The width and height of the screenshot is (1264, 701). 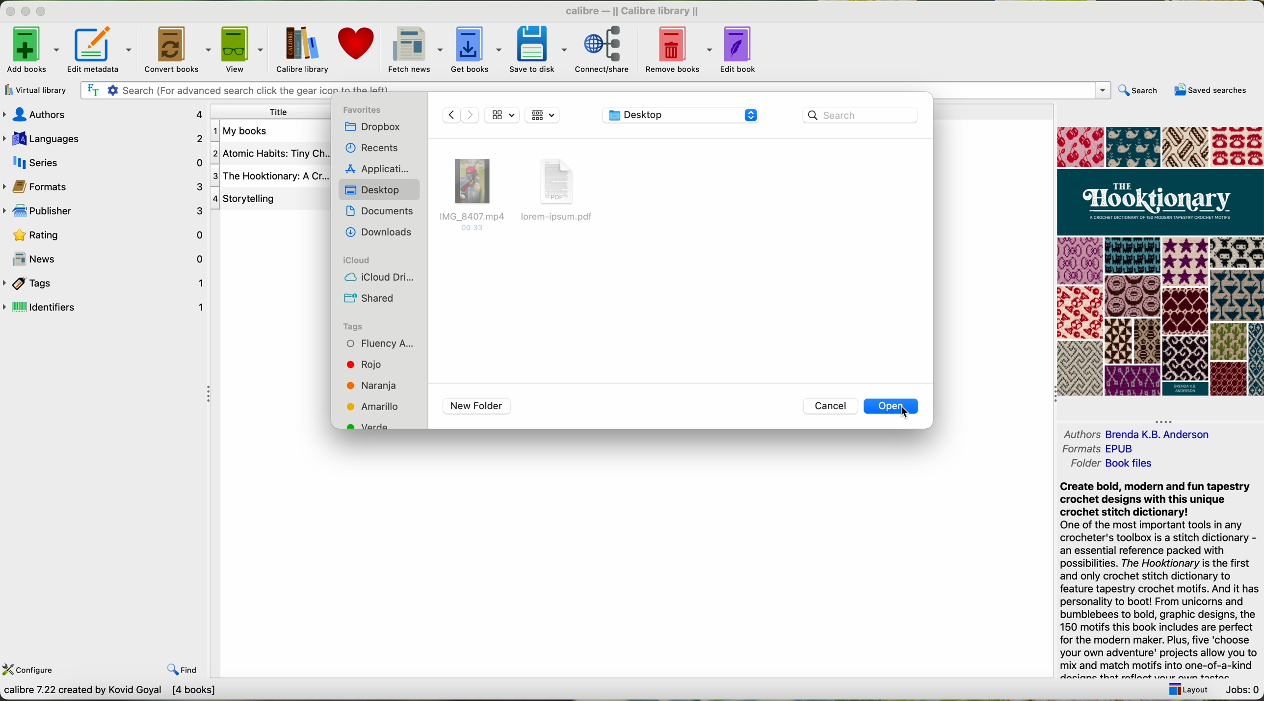 What do you see at coordinates (381, 213) in the screenshot?
I see `documents` at bounding box center [381, 213].